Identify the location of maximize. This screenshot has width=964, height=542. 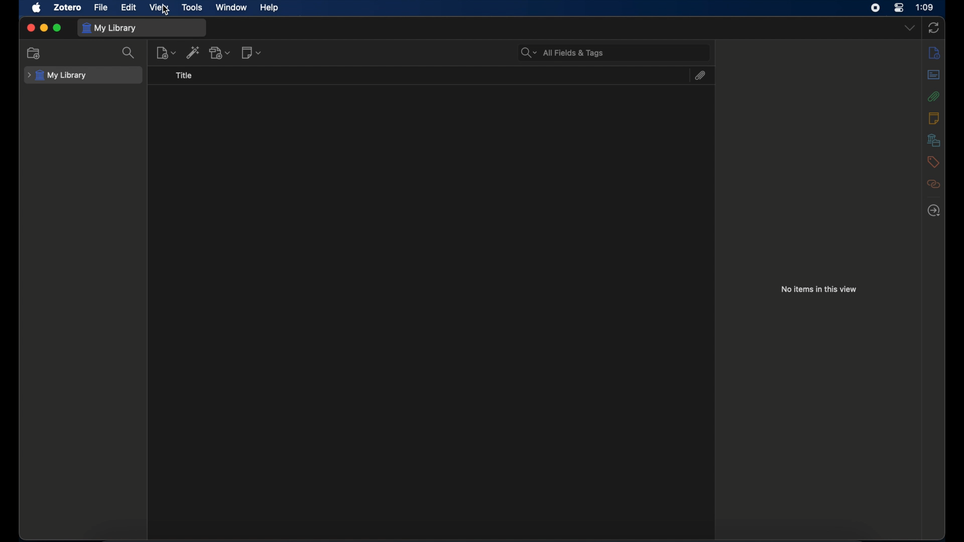
(58, 28).